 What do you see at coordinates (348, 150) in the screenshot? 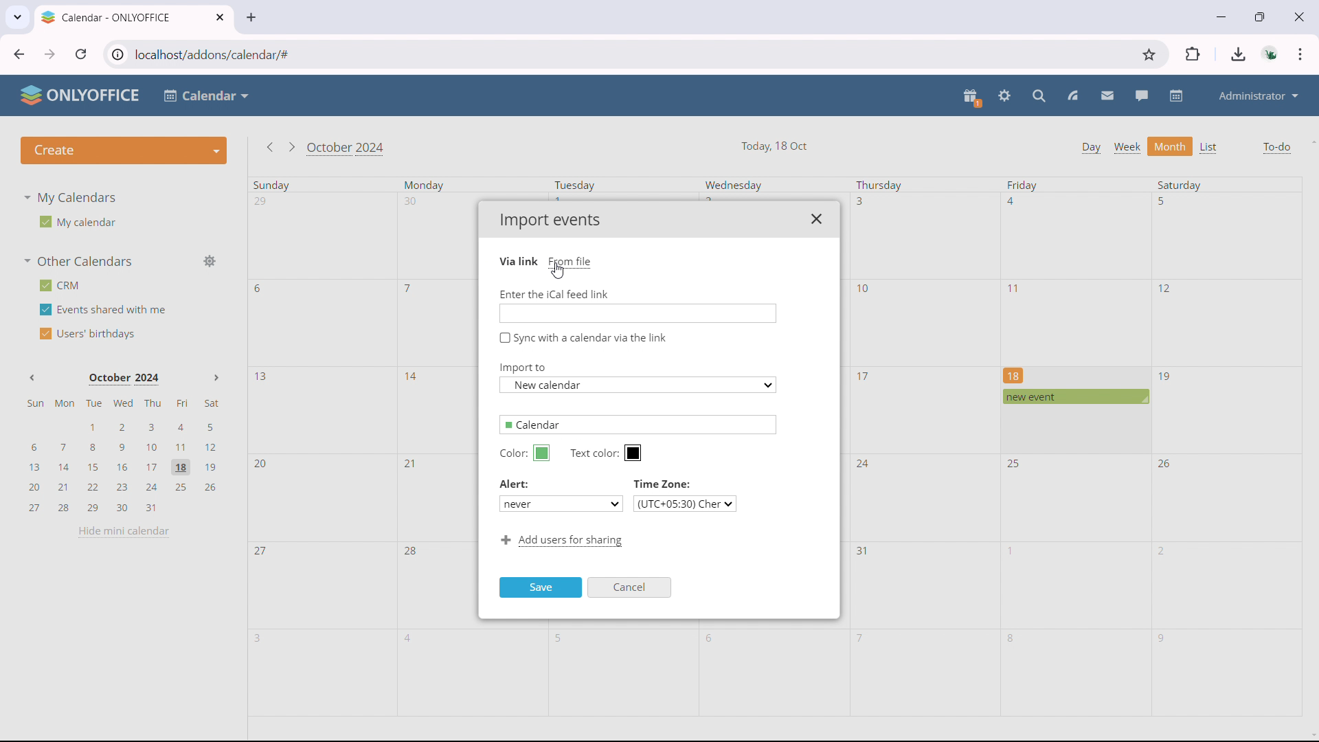
I see `October 2024` at bounding box center [348, 150].